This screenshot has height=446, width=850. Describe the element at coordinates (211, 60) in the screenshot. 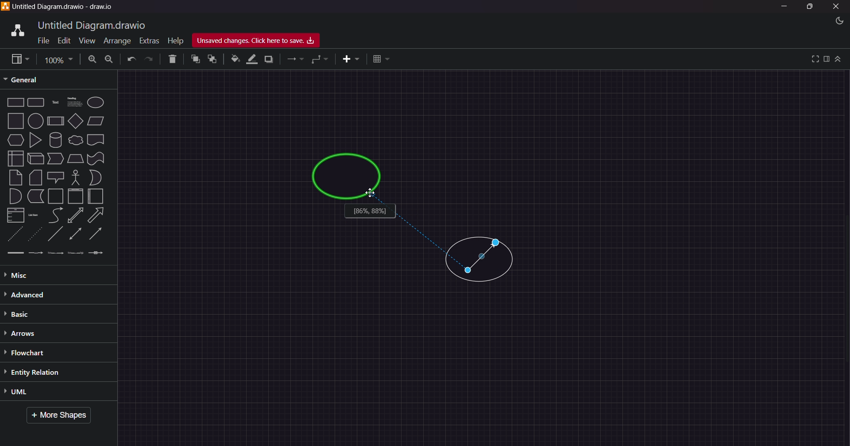

I see `to back` at that location.